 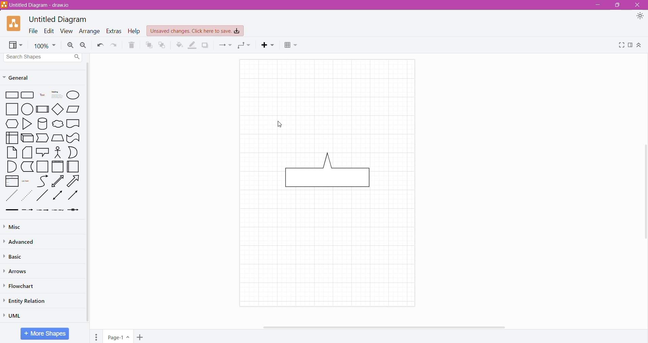 What do you see at coordinates (27, 210) in the screenshot?
I see `Dashed Arrow` at bounding box center [27, 210].